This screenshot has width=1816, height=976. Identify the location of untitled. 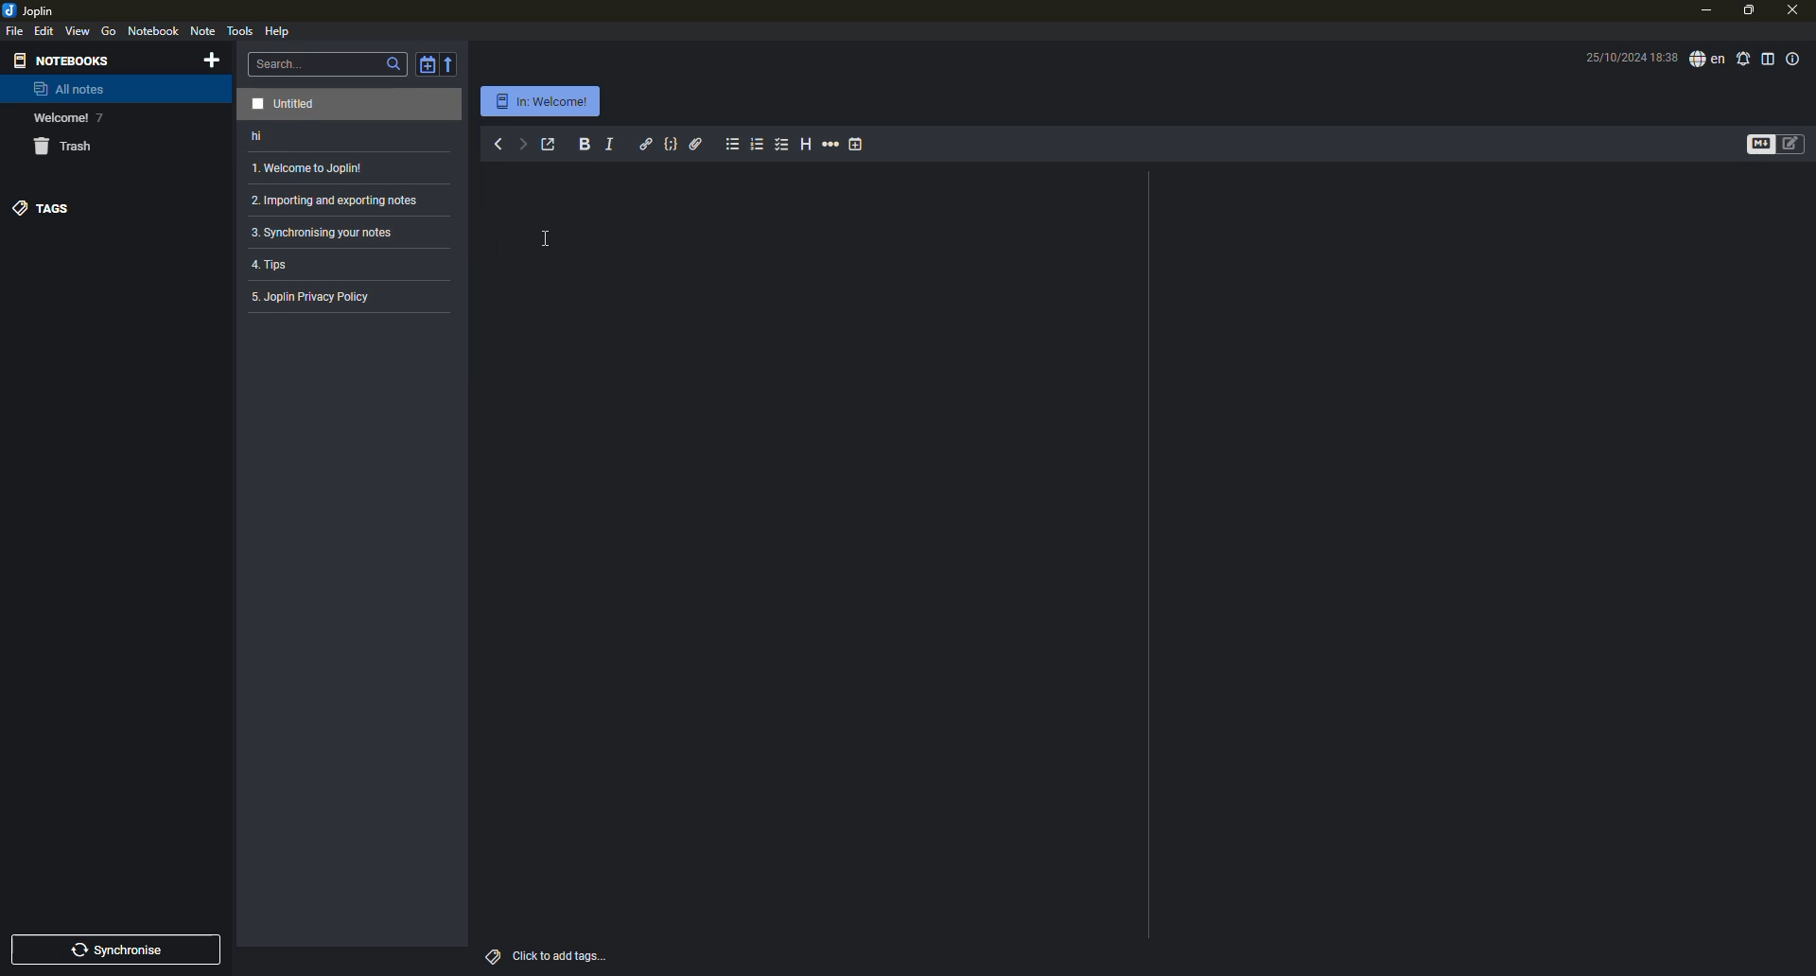
(288, 101).